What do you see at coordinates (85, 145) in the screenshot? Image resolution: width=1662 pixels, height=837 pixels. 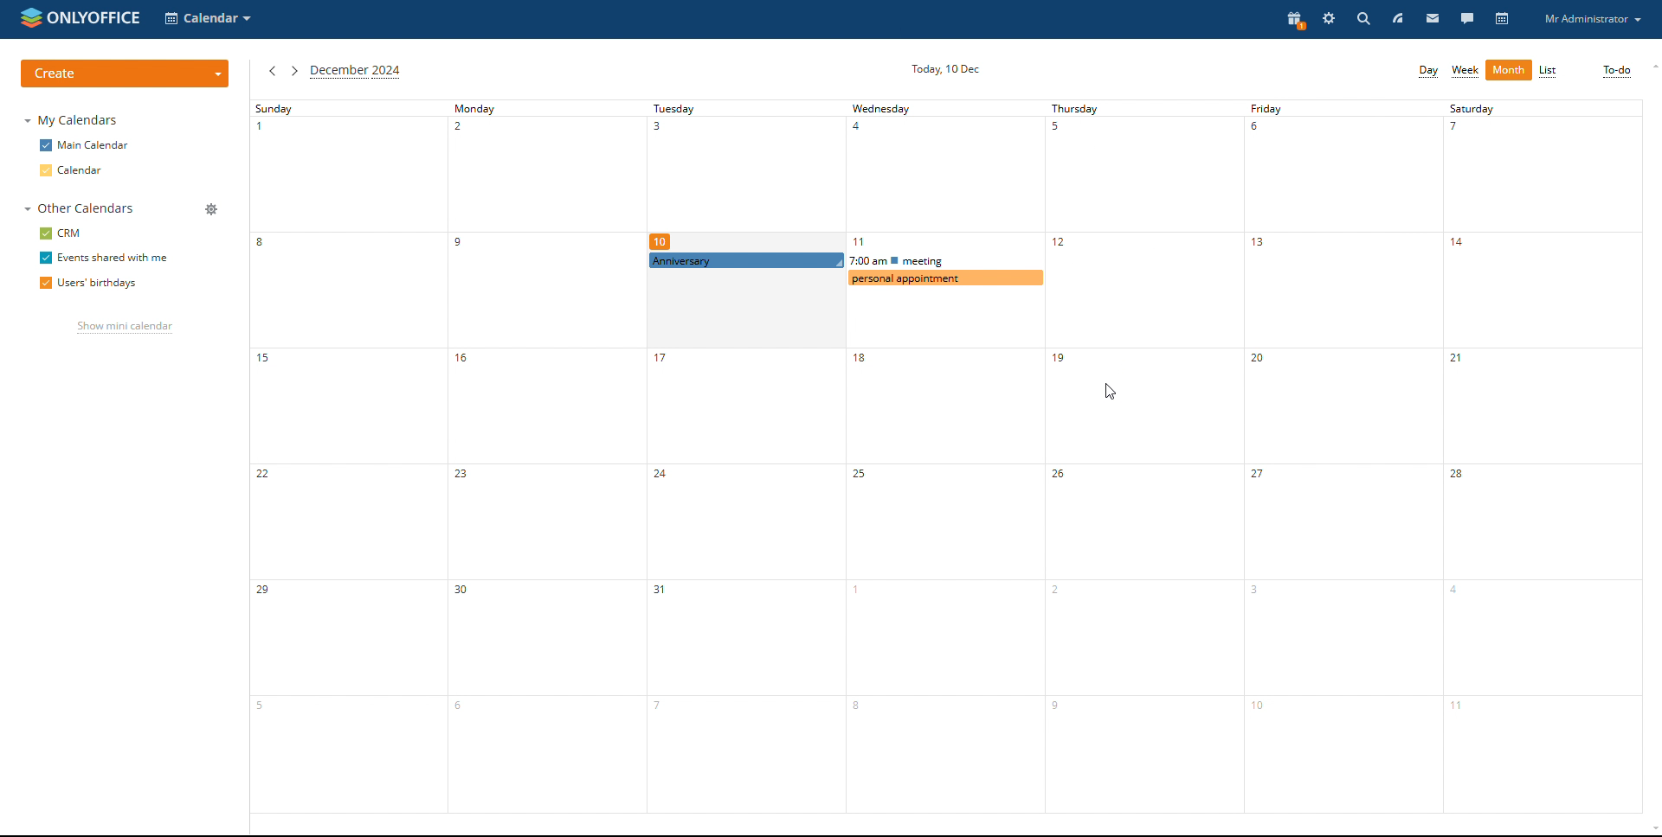 I see `main calendar` at bounding box center [85, 145].